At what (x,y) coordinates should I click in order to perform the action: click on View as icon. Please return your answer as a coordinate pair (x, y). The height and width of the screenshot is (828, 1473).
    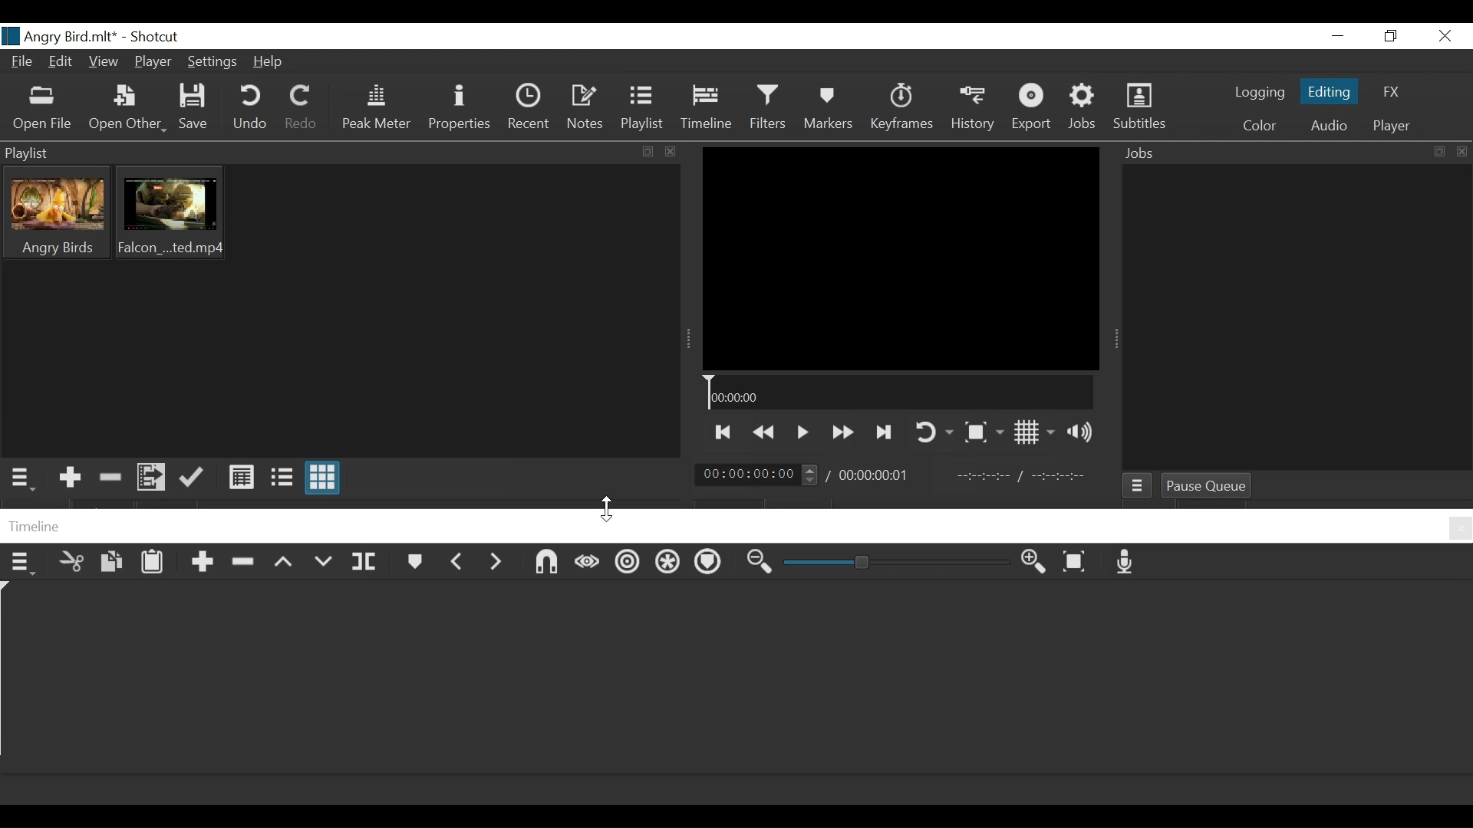
    Looking at the image, I should click on (325, 478).